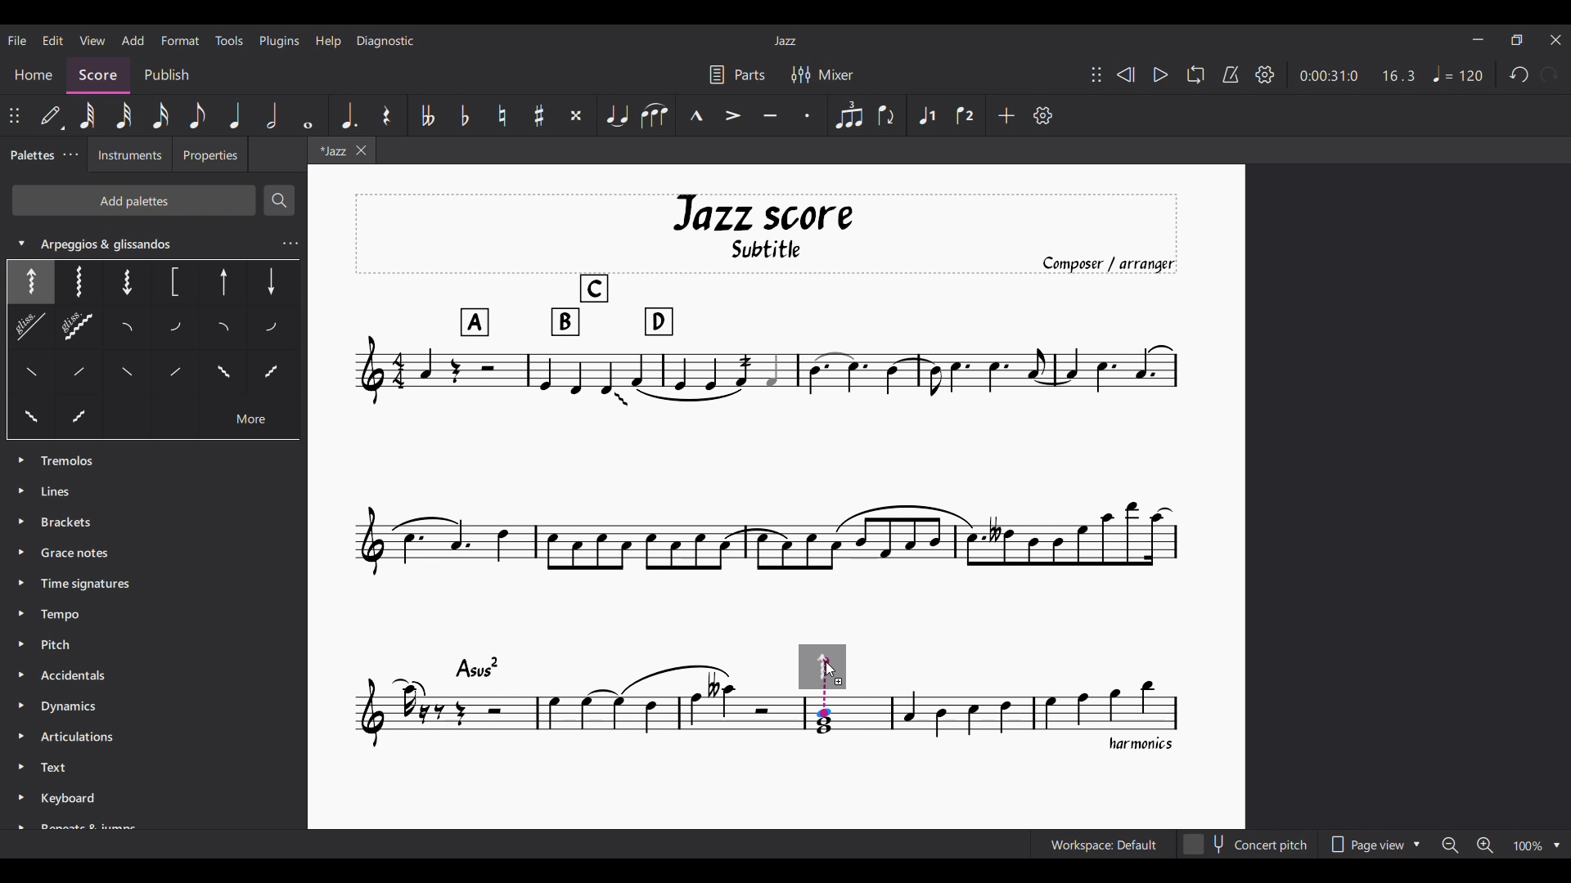 This screenshot has width=1571, height=883. What do you see at coordinates (385, 41) in the screenshot?
I see `Diagnostic menu` at bounding box center [385, 41].